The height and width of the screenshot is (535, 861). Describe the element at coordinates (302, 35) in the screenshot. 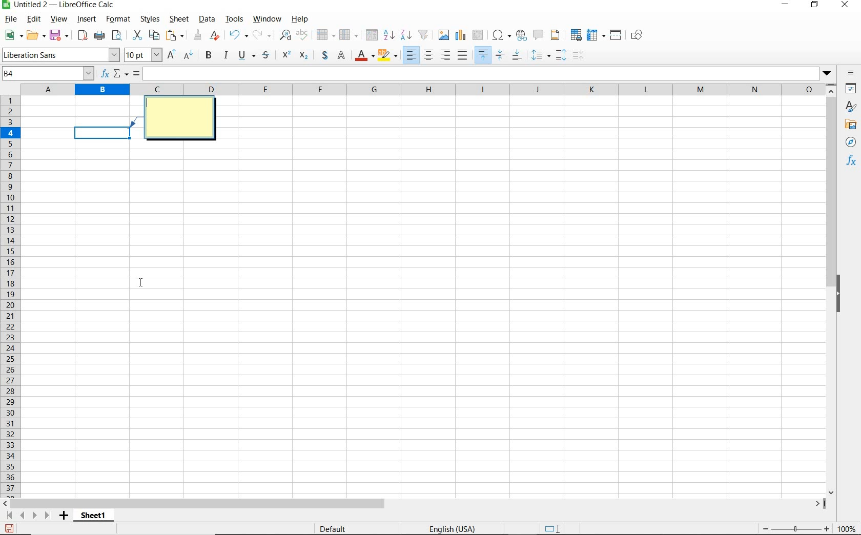

I see `spelling` at that location.